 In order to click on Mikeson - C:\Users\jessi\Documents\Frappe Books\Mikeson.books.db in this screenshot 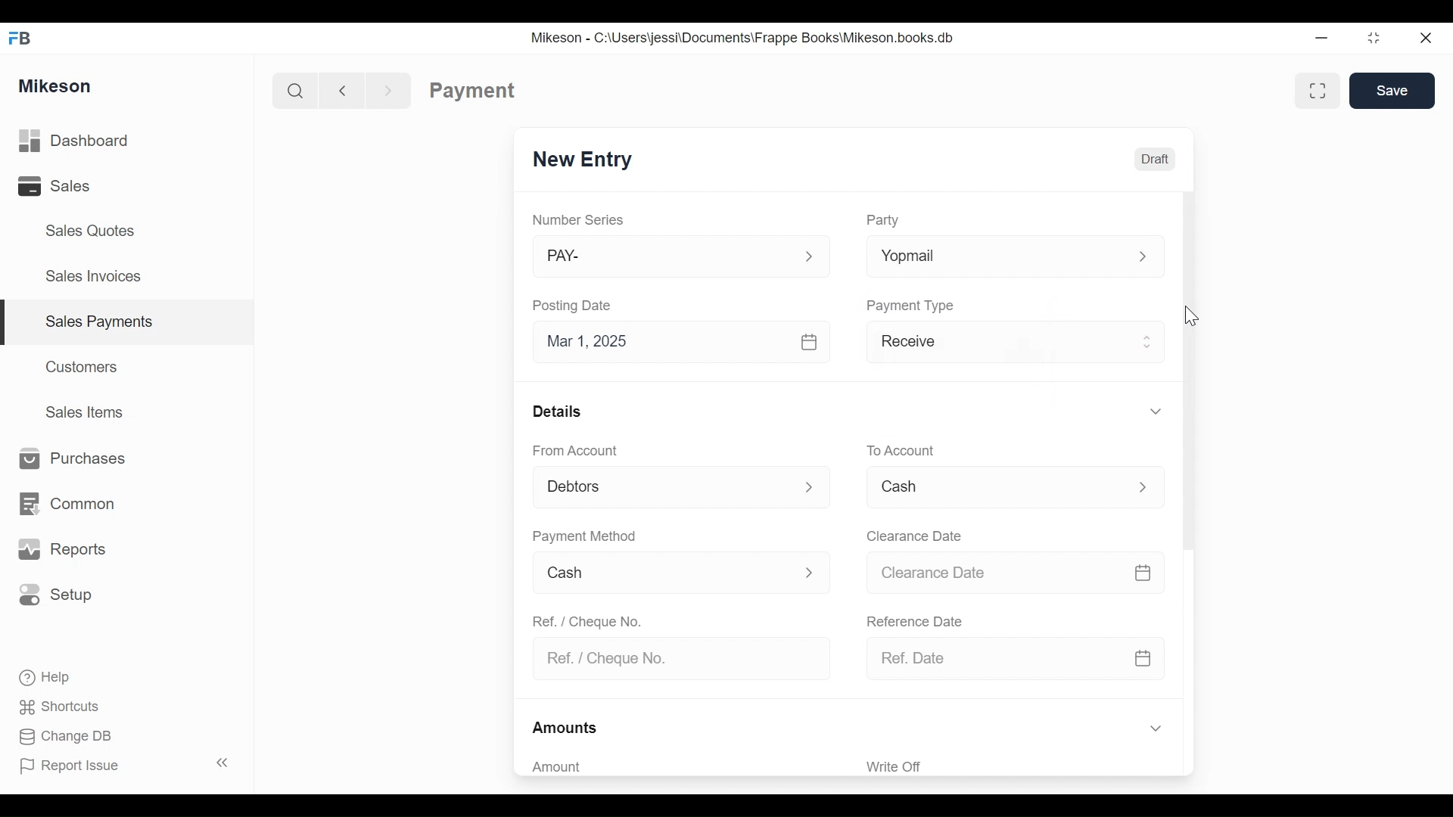, I will do `click(744, 38)`.